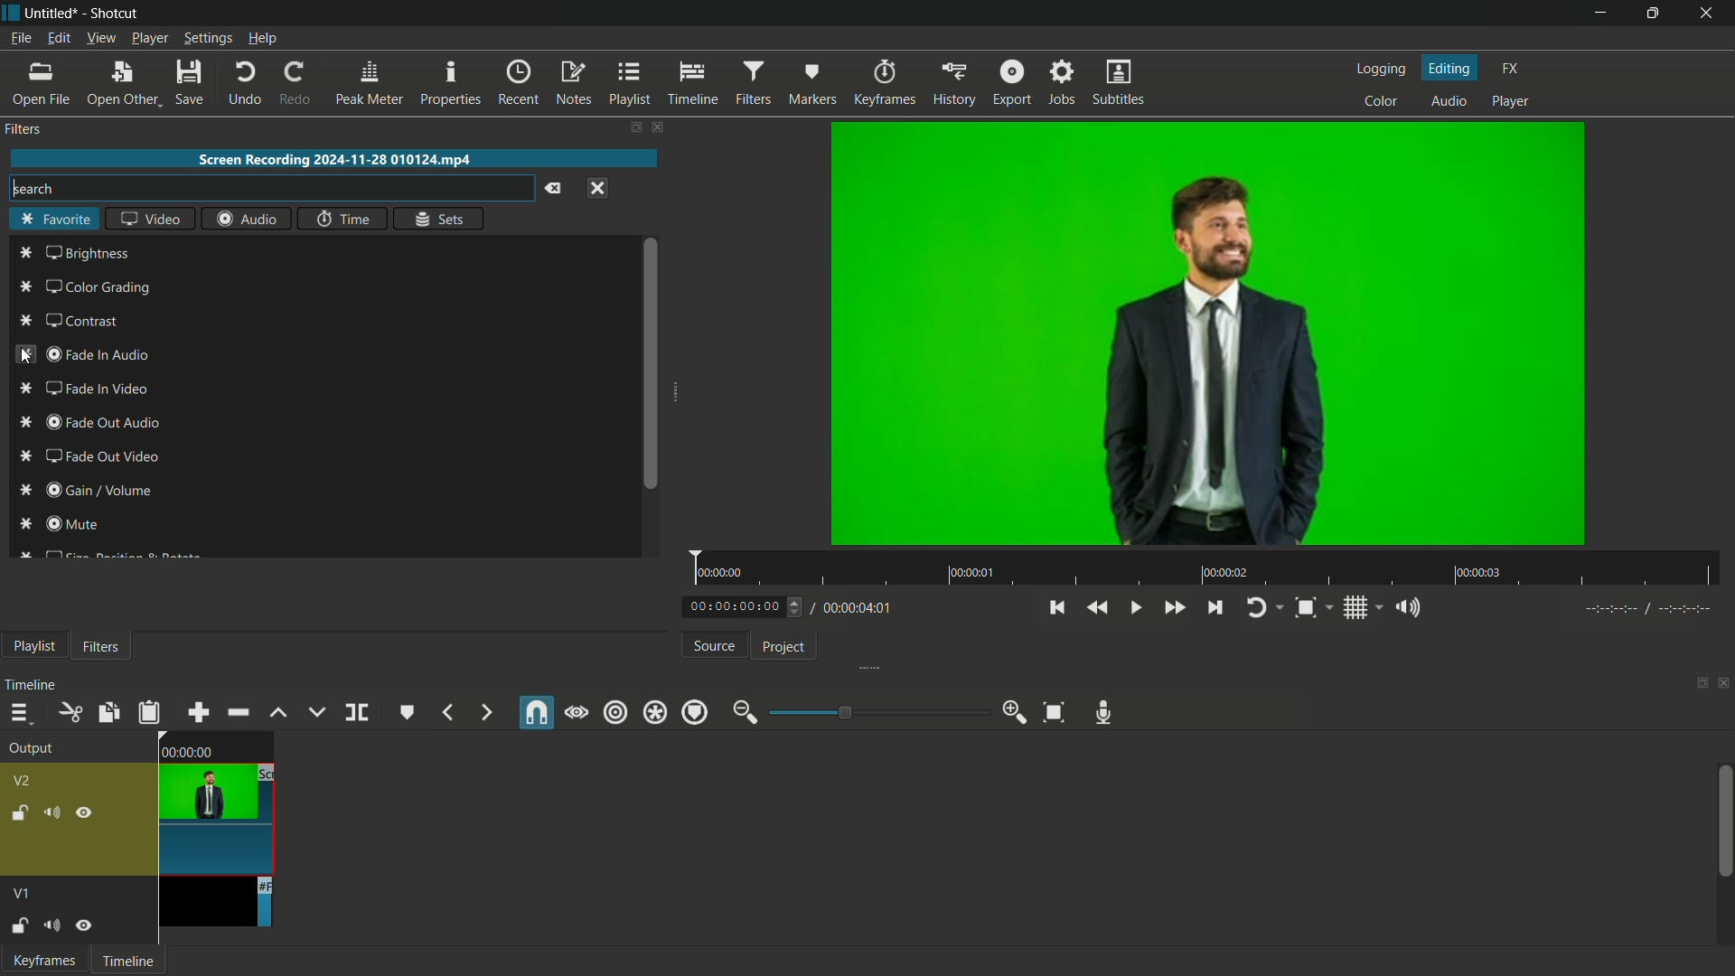  What do you see at coordinates (883, 83) in the screenshot?
I see `keyframes` at bounding box center [883, 83].